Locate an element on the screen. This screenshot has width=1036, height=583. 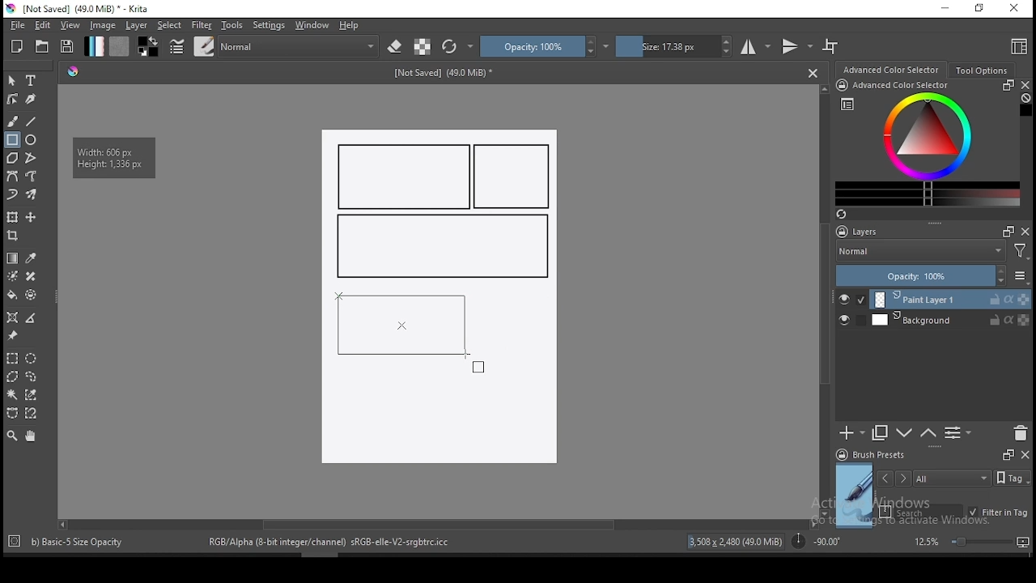
bezier curve selection tool is located at coordinates (12, 414).